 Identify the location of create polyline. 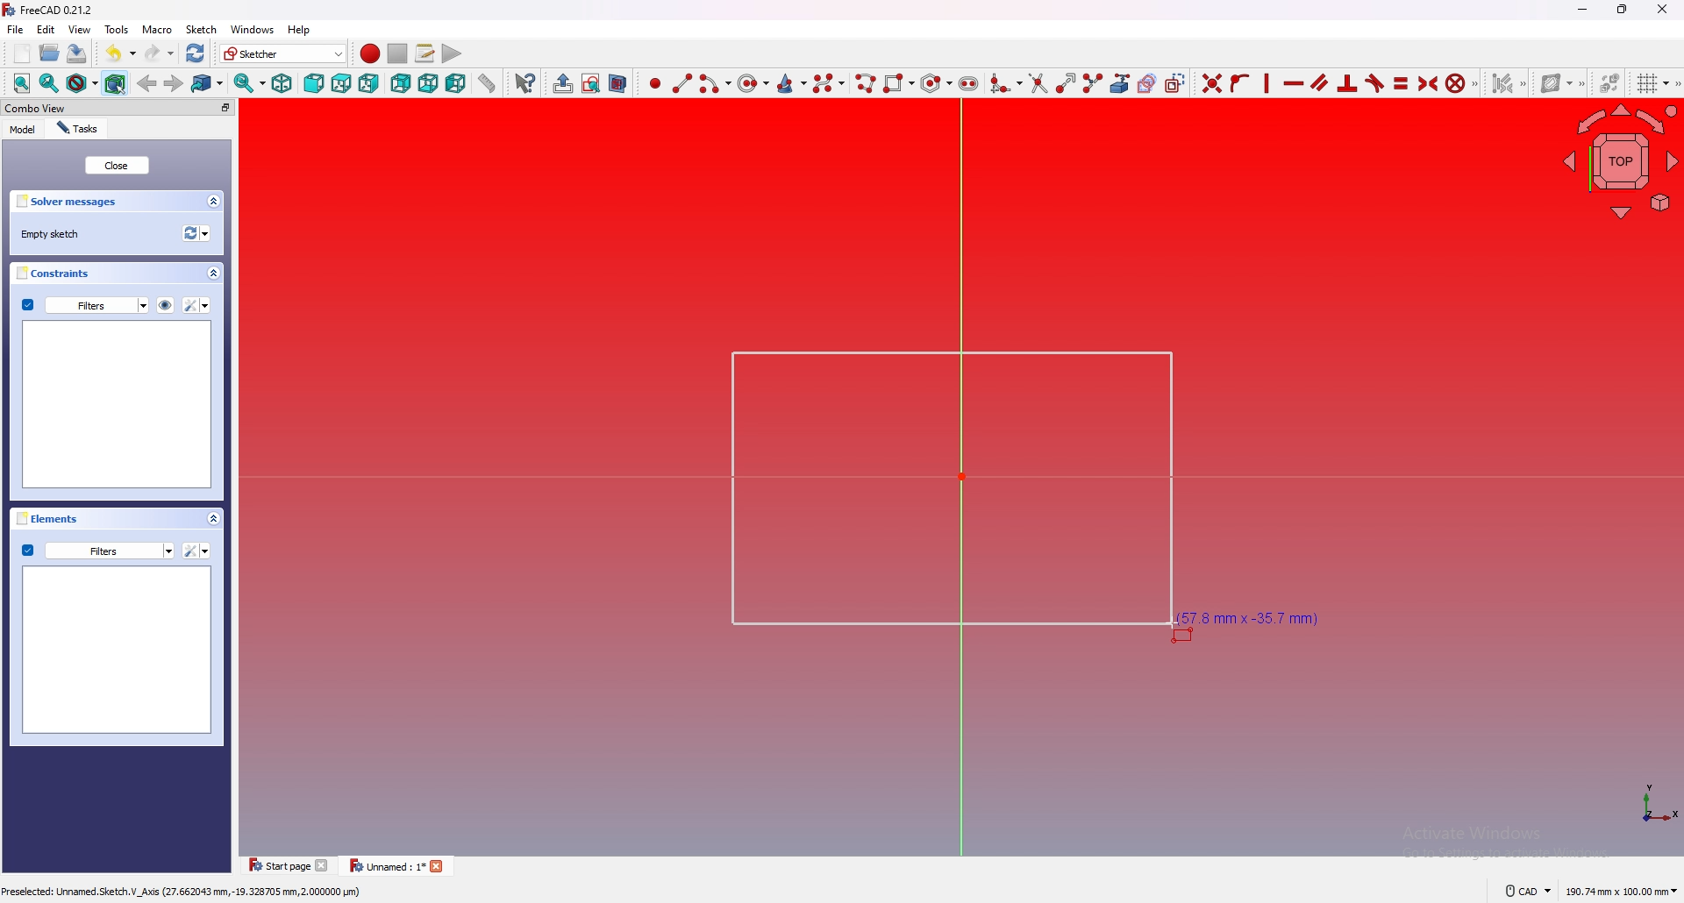
(867, 83).